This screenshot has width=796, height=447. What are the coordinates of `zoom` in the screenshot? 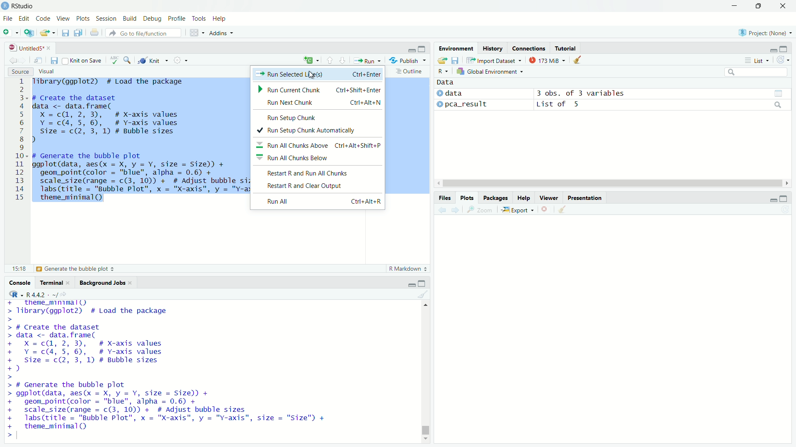 It's located at (481, 210).